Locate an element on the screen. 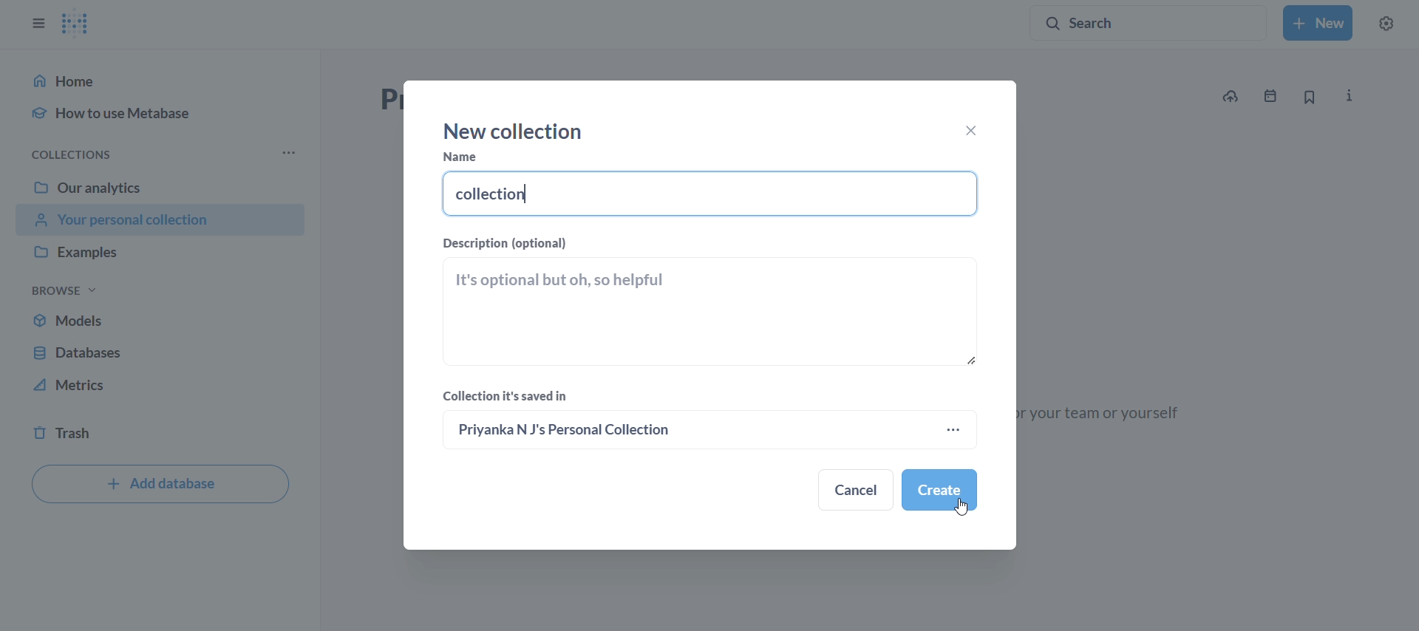  metabase logo is located at coordinates (76, 23).